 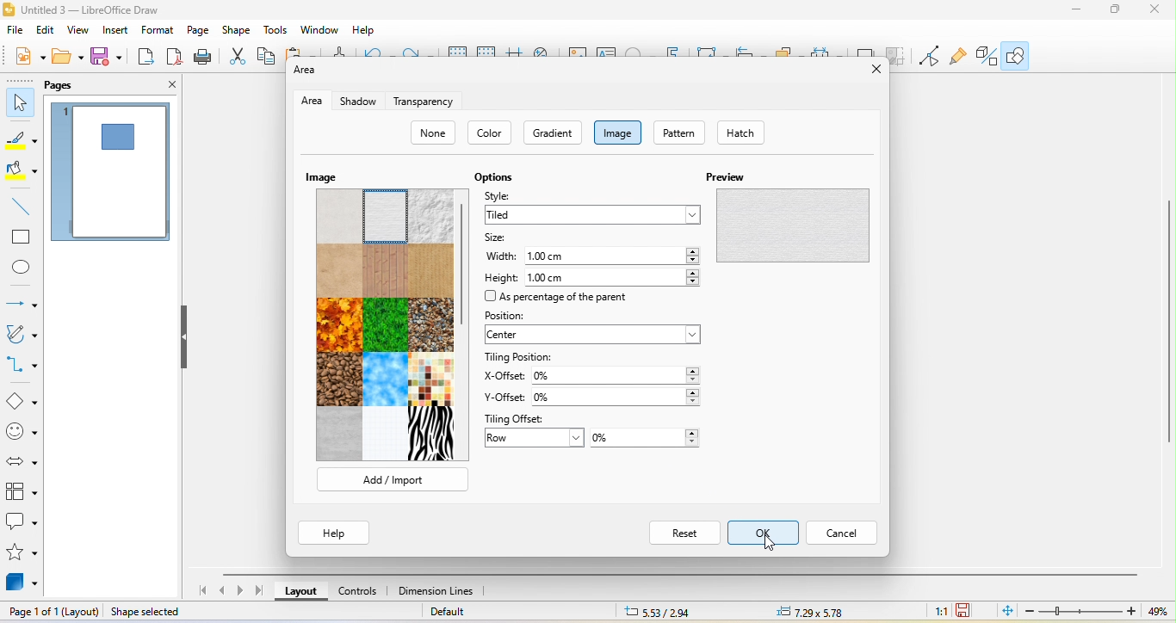 I want to click on 1.00 cm, so click(x=614, y=275).